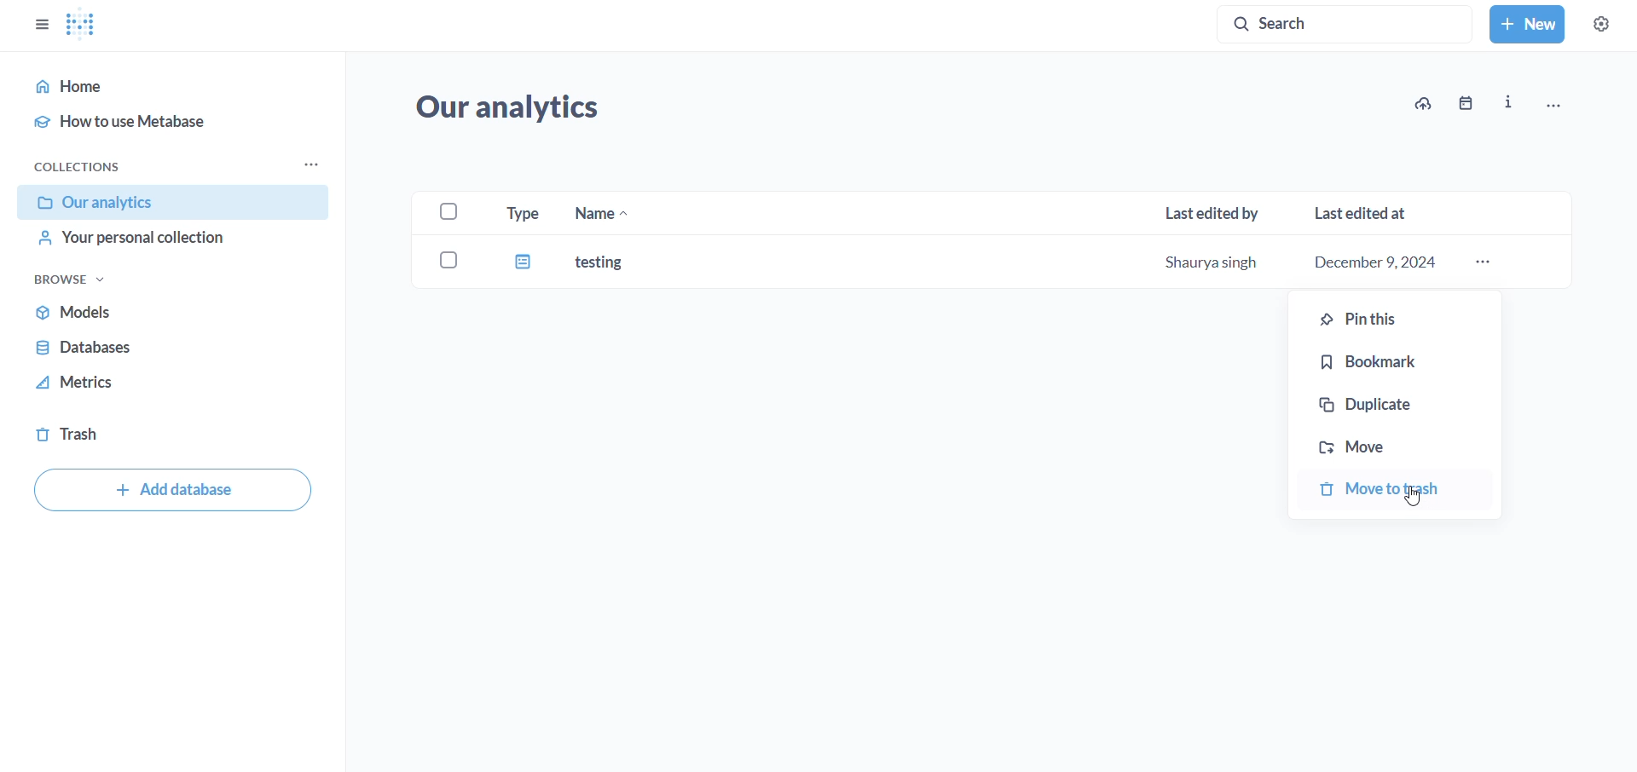 This screenshot has width=1637, height=772. I want to click on collection options, so click(309, 164).